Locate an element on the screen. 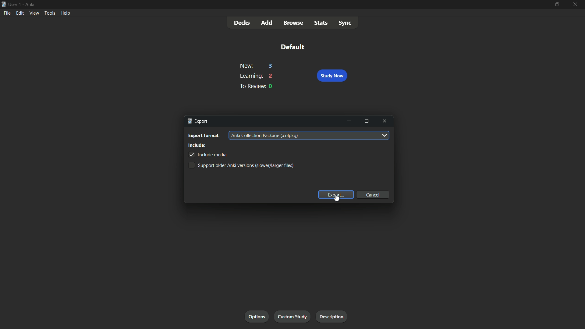 This screenshot has height=329, width=585. exporrt is located at coordinates (199, 121).